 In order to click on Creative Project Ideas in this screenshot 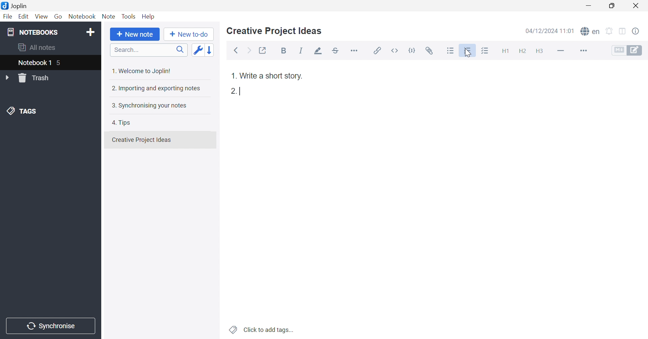, I will do `click(274, 31)`.